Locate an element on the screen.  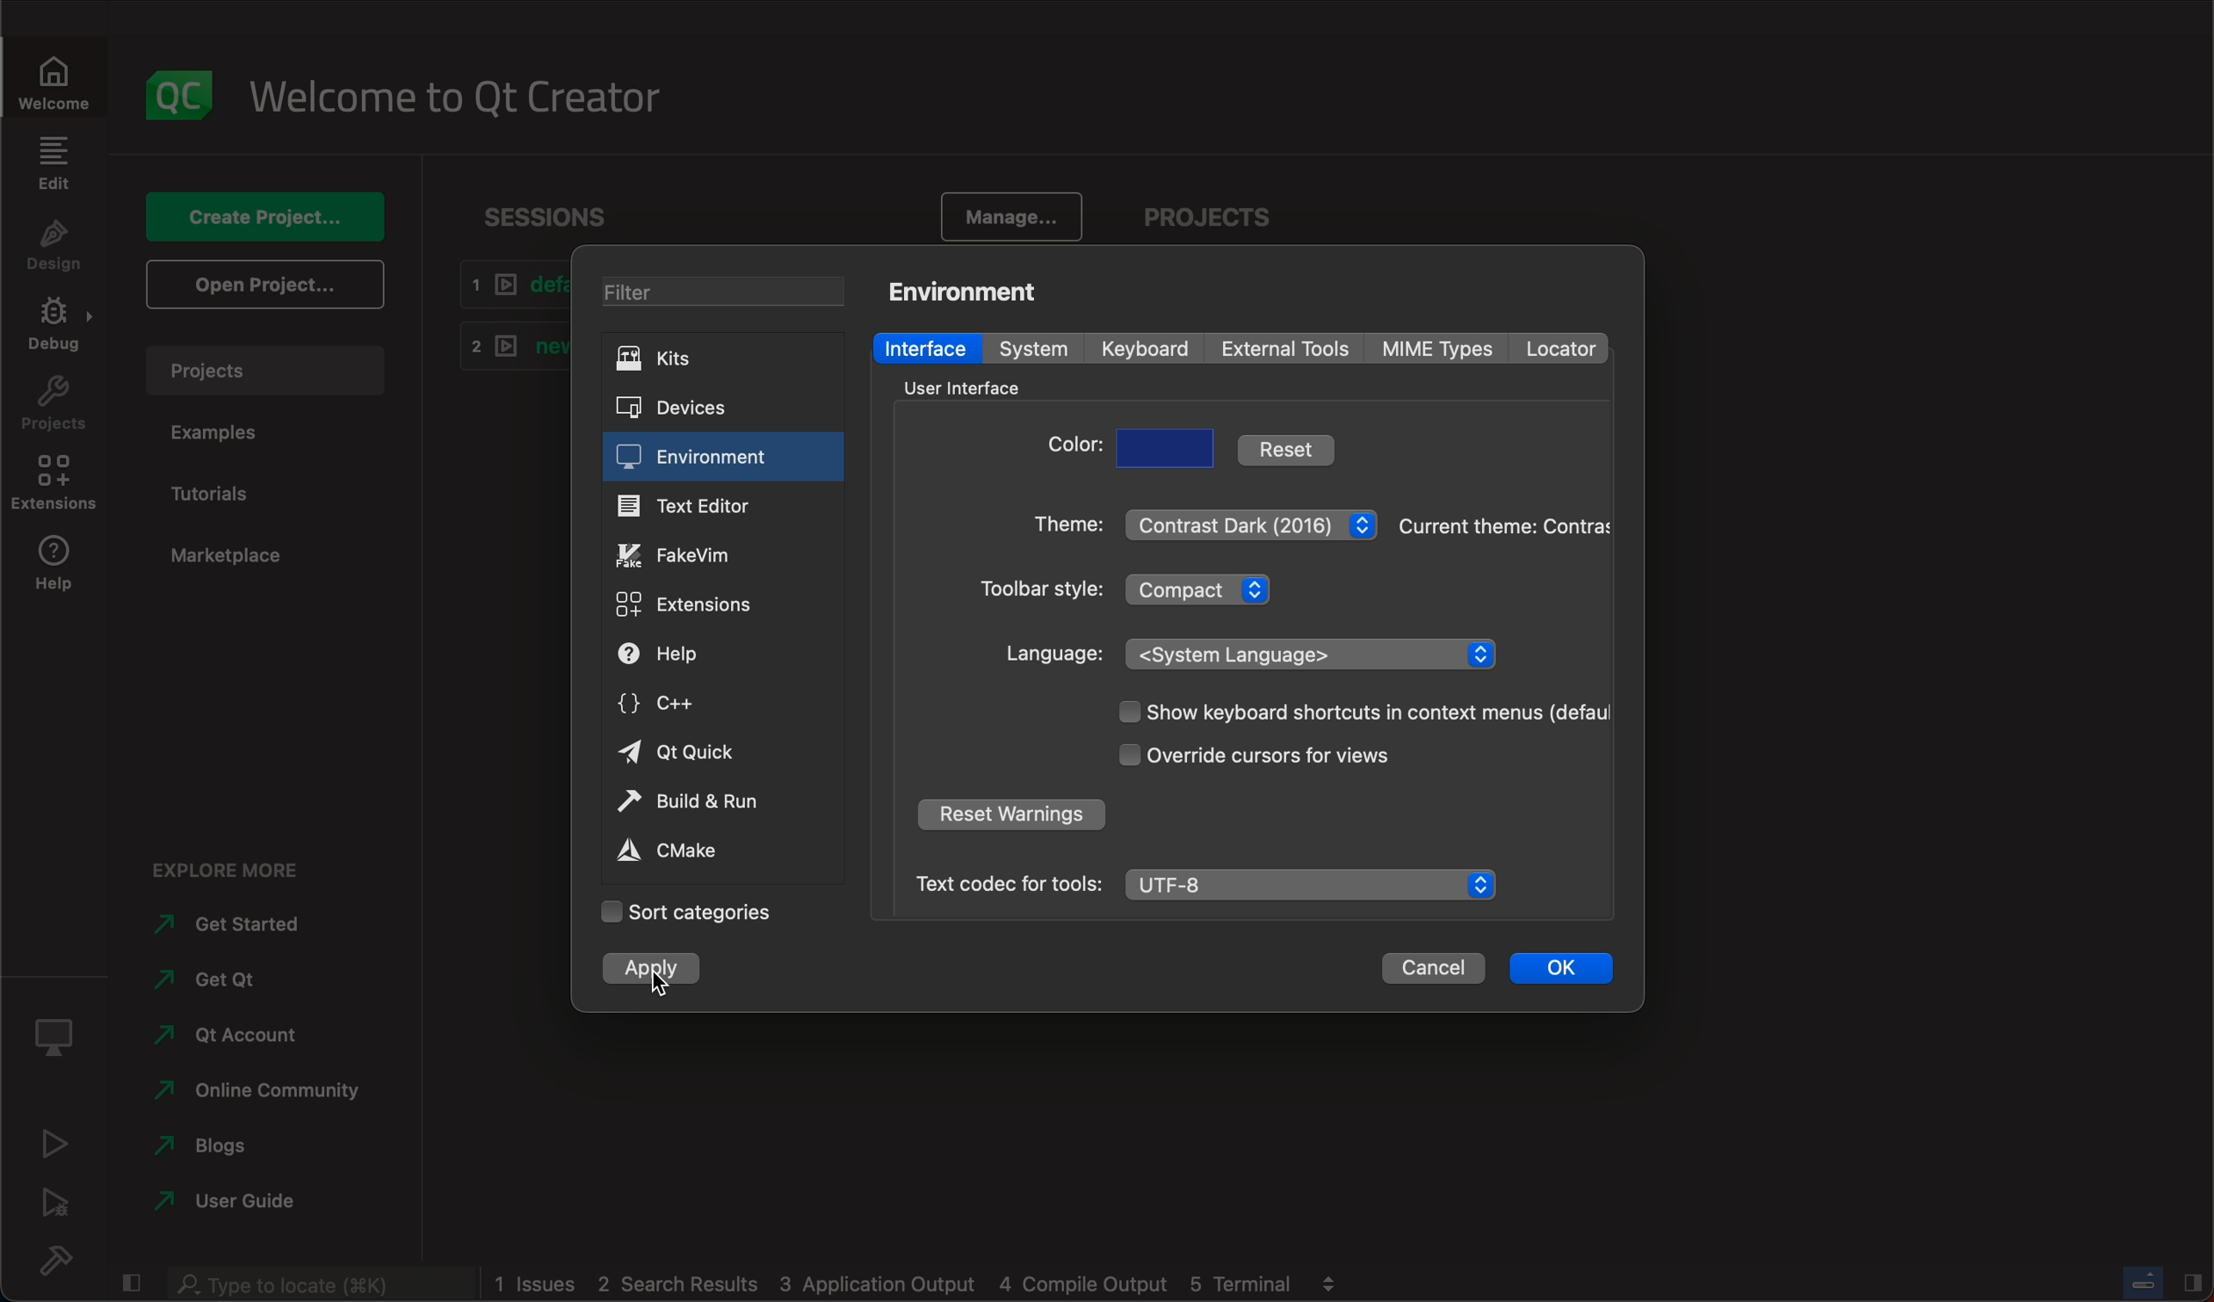
build is located at coordinates (67, 1260).